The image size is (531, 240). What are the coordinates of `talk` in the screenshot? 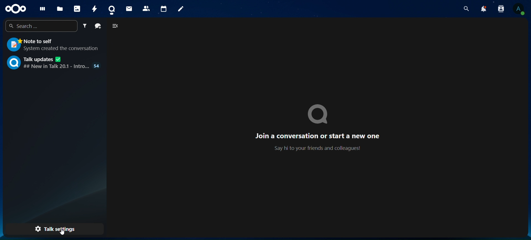 It's located at (112, 9).